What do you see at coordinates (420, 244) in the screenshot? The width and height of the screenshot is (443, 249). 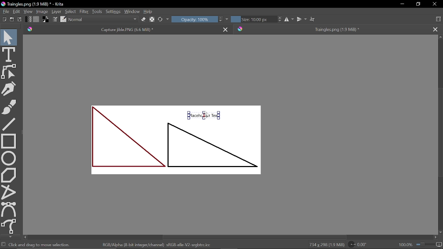 I see `100.0%` at bounding box center [420, 244].